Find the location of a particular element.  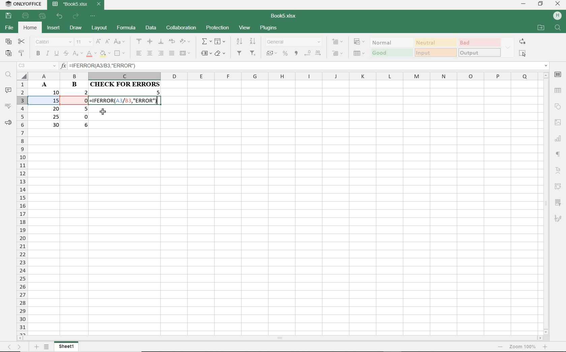

HOME is located at coordinates (30, 29).